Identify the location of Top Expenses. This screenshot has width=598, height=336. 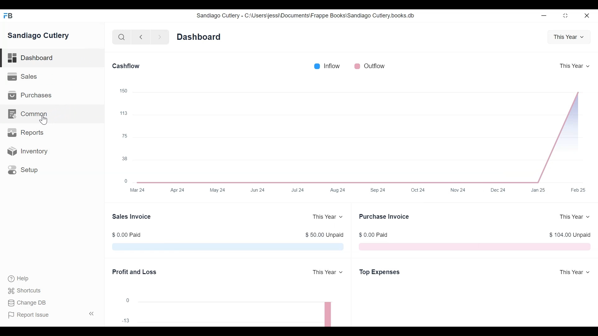
(380, 272).